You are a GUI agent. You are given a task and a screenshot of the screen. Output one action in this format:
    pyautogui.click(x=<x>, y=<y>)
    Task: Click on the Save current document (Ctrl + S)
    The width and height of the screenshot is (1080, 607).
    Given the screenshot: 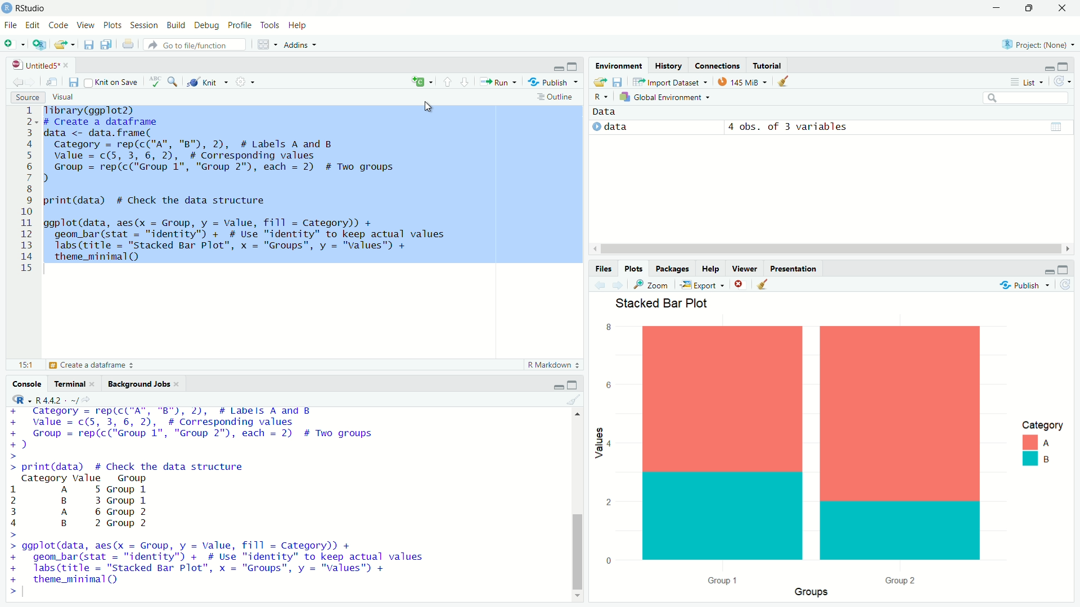 What is the action you would take?
    pyautogui.click(x=74, y=81)
    